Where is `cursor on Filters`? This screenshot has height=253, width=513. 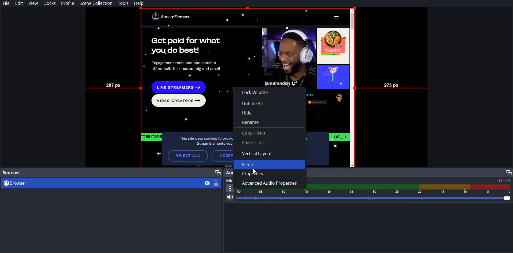 cursor on Filters is located at coordinates (255, 171).